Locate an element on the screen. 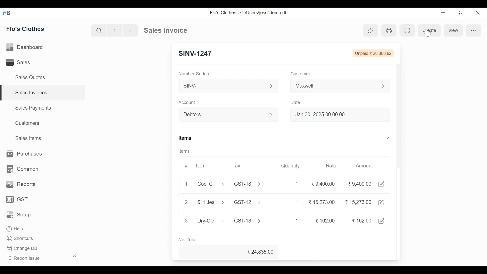  Number Series is located at coordinates (196, 73).